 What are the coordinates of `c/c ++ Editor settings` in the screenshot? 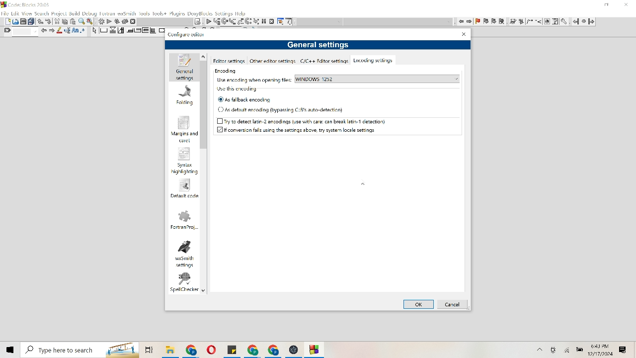 It's located at (324, 61).